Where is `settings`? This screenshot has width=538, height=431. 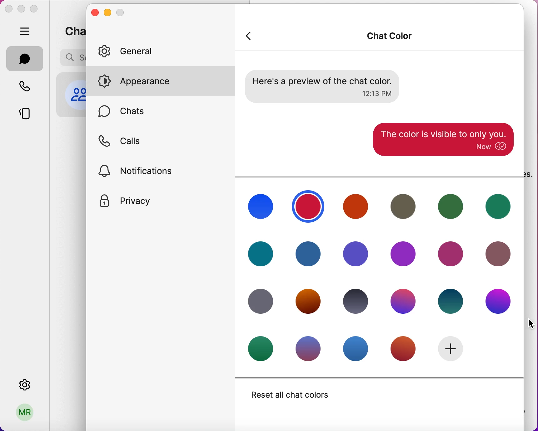
settings is located at coordinates (26, 383).